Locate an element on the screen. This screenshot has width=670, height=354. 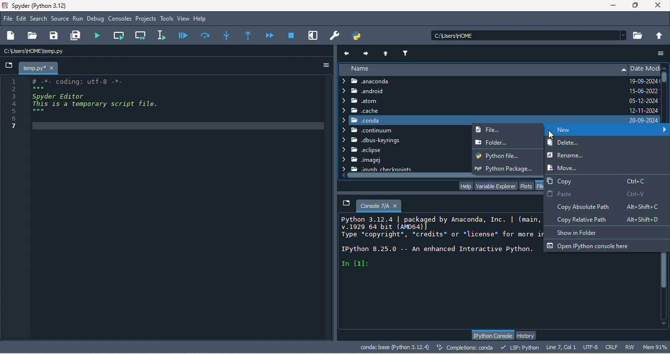
open is located at coordinates (32, 36).